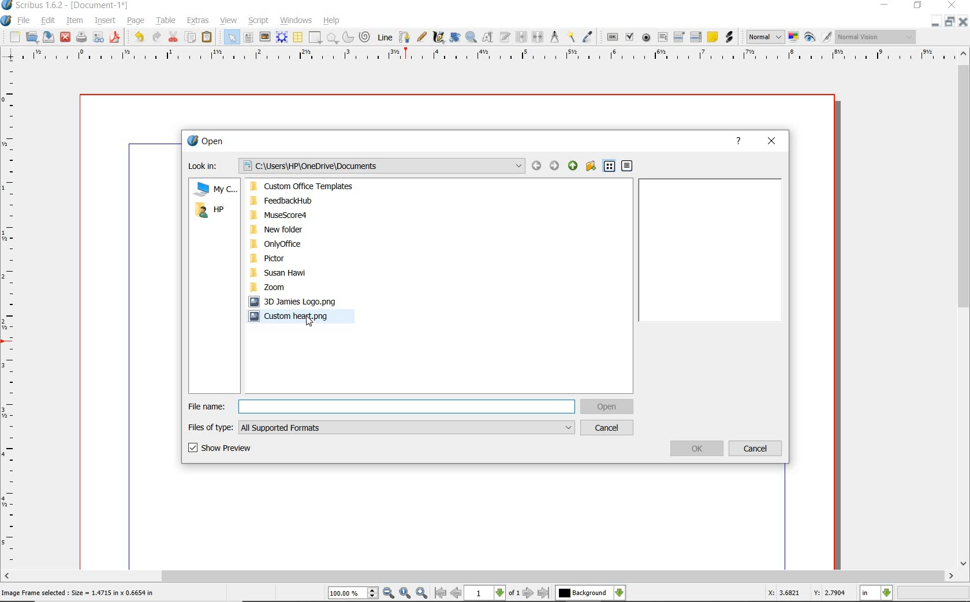 This screenshot has height=602, width=970. Describe the element at coordinates (456, 593) in the screenshot. I see `go to previous page` at that location.